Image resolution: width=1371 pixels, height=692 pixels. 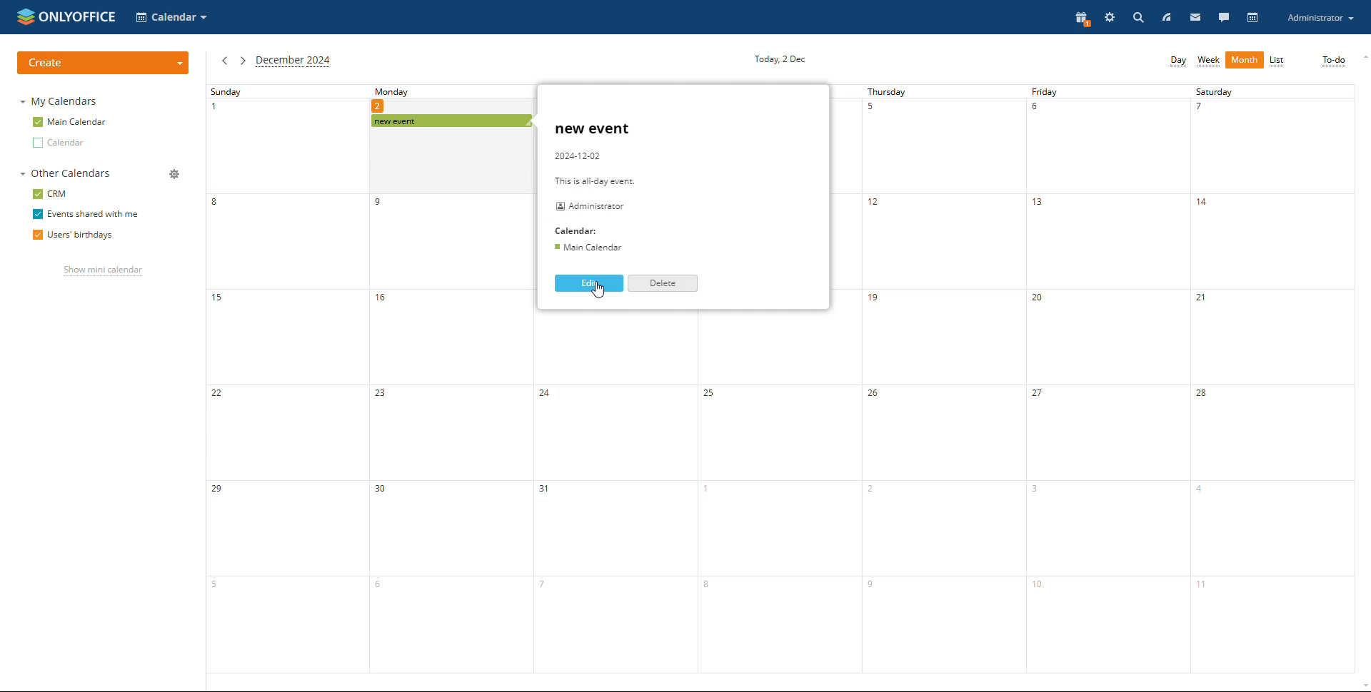 I want to click on other calendar, so click(x=58, y=144).